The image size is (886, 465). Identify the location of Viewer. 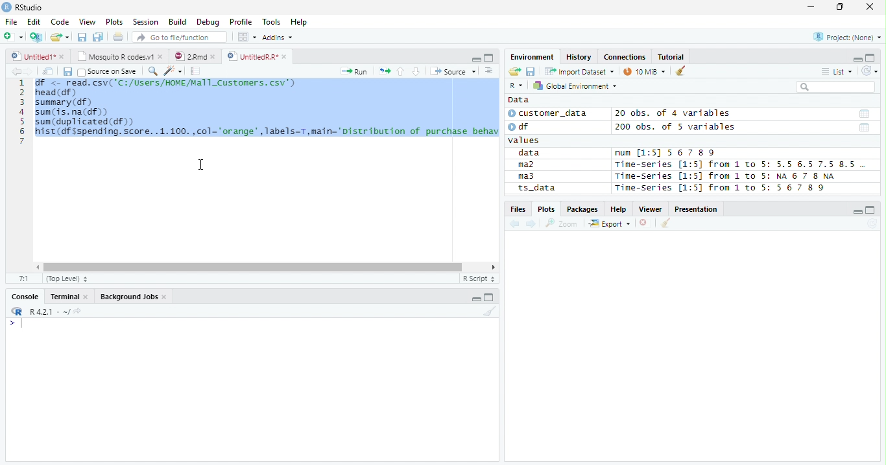
(653, 209).